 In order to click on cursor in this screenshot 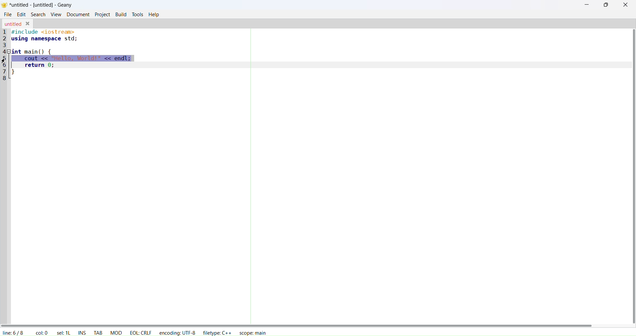, I will do `click(4, 61)`.